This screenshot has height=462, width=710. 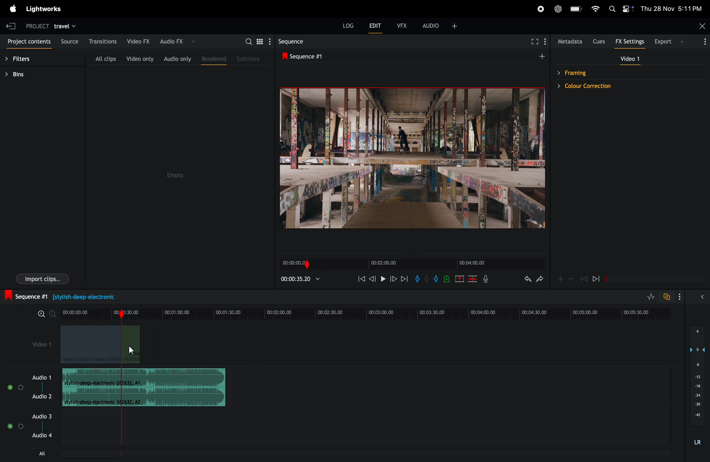 What do you see at coordinates (459, 280) in the screenshot?
I see `remove market section` at bounding box center [459, 280].